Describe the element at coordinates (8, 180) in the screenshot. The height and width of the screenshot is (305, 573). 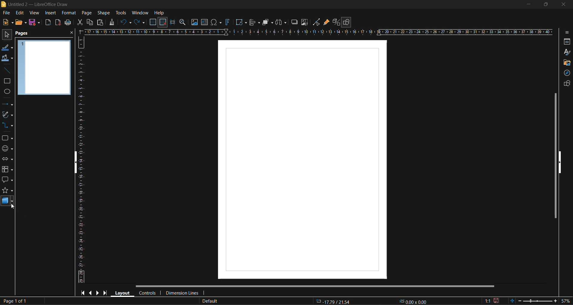
I see `callout shapes` at that location.